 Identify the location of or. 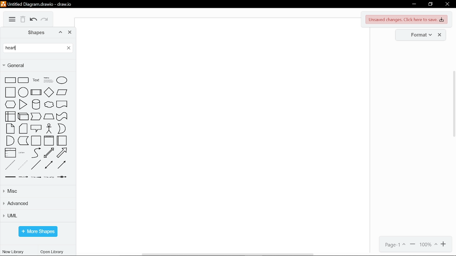
(62, 128).